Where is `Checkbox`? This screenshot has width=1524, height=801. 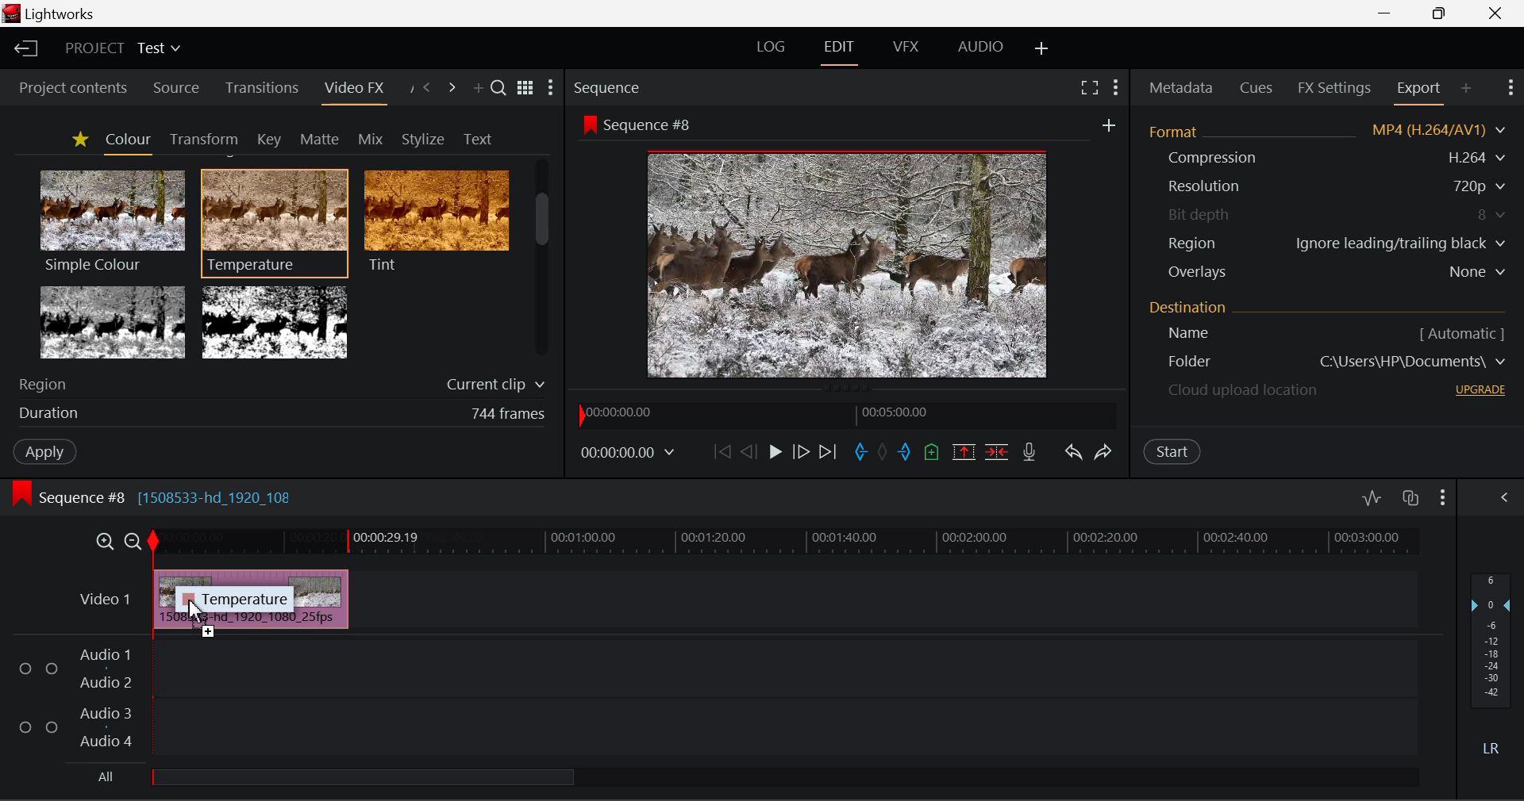 Checkbox is located at coordinates (51, 726).